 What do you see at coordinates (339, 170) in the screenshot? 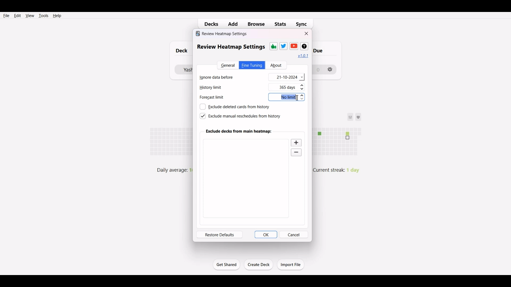
I see `Current streak: 1 day` at bounding box center [339, 170].